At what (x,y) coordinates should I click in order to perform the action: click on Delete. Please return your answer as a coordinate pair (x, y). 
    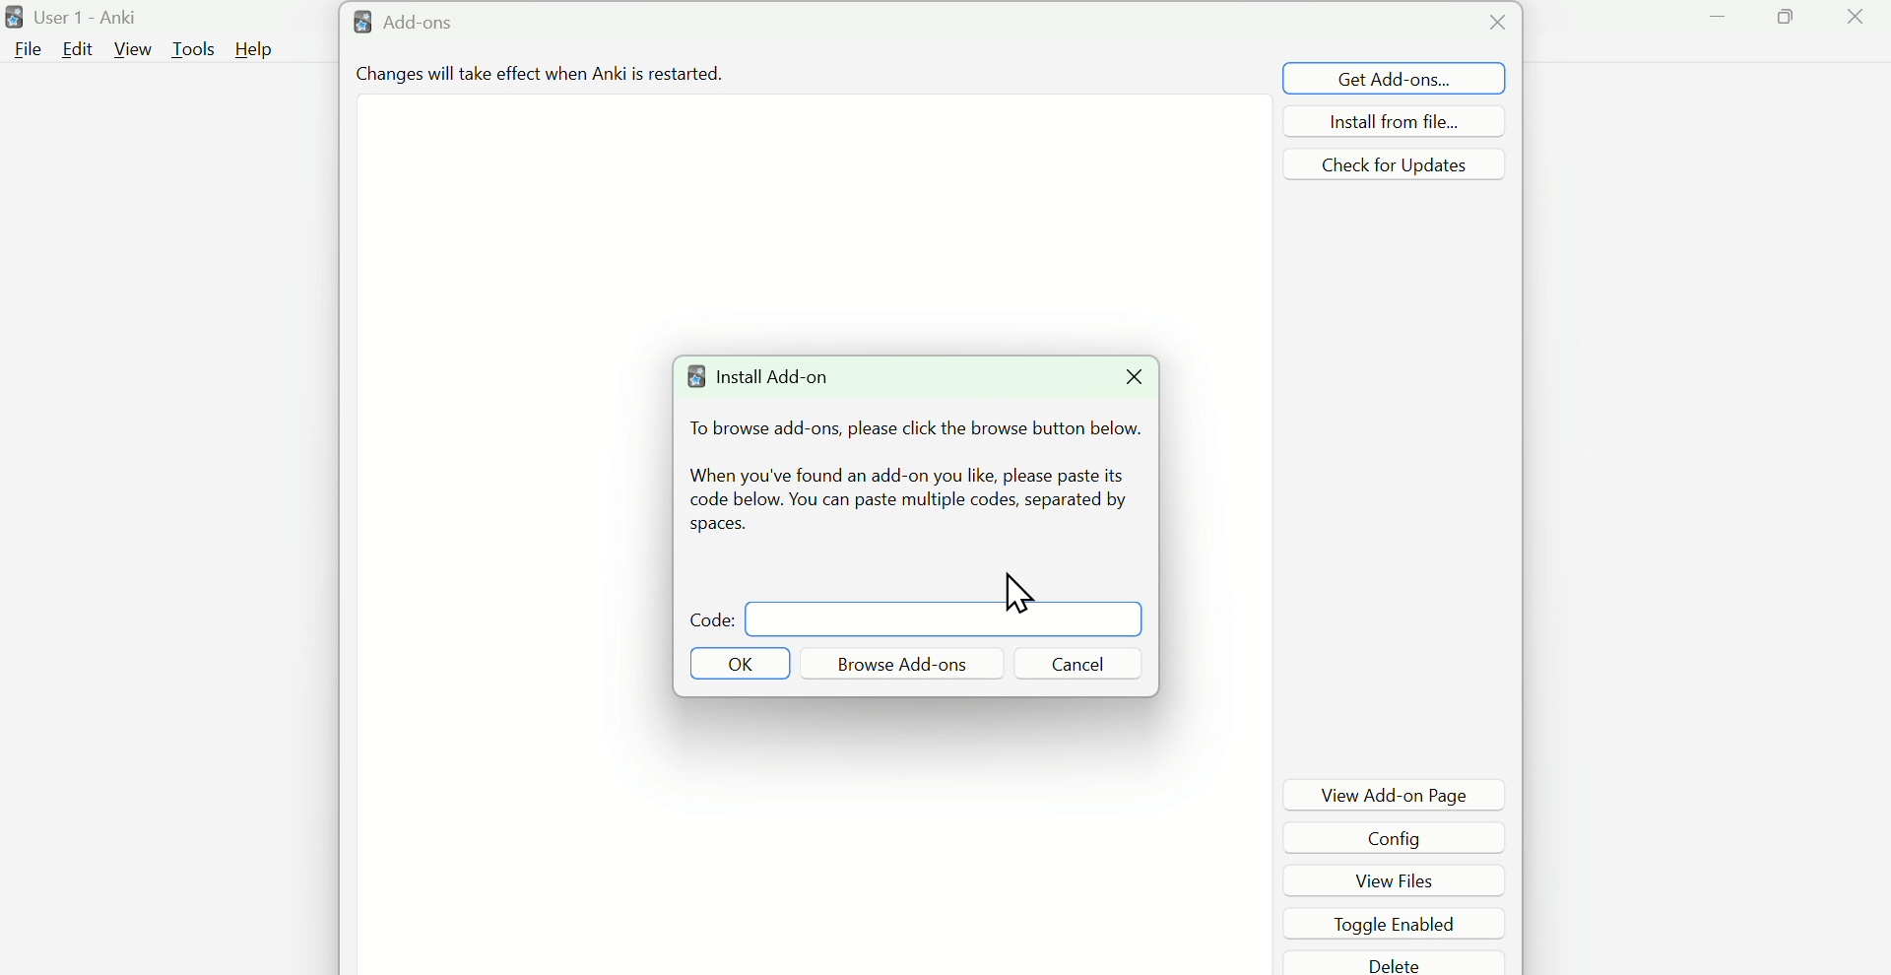
    Looking at the image, I should click on (1400, 962).